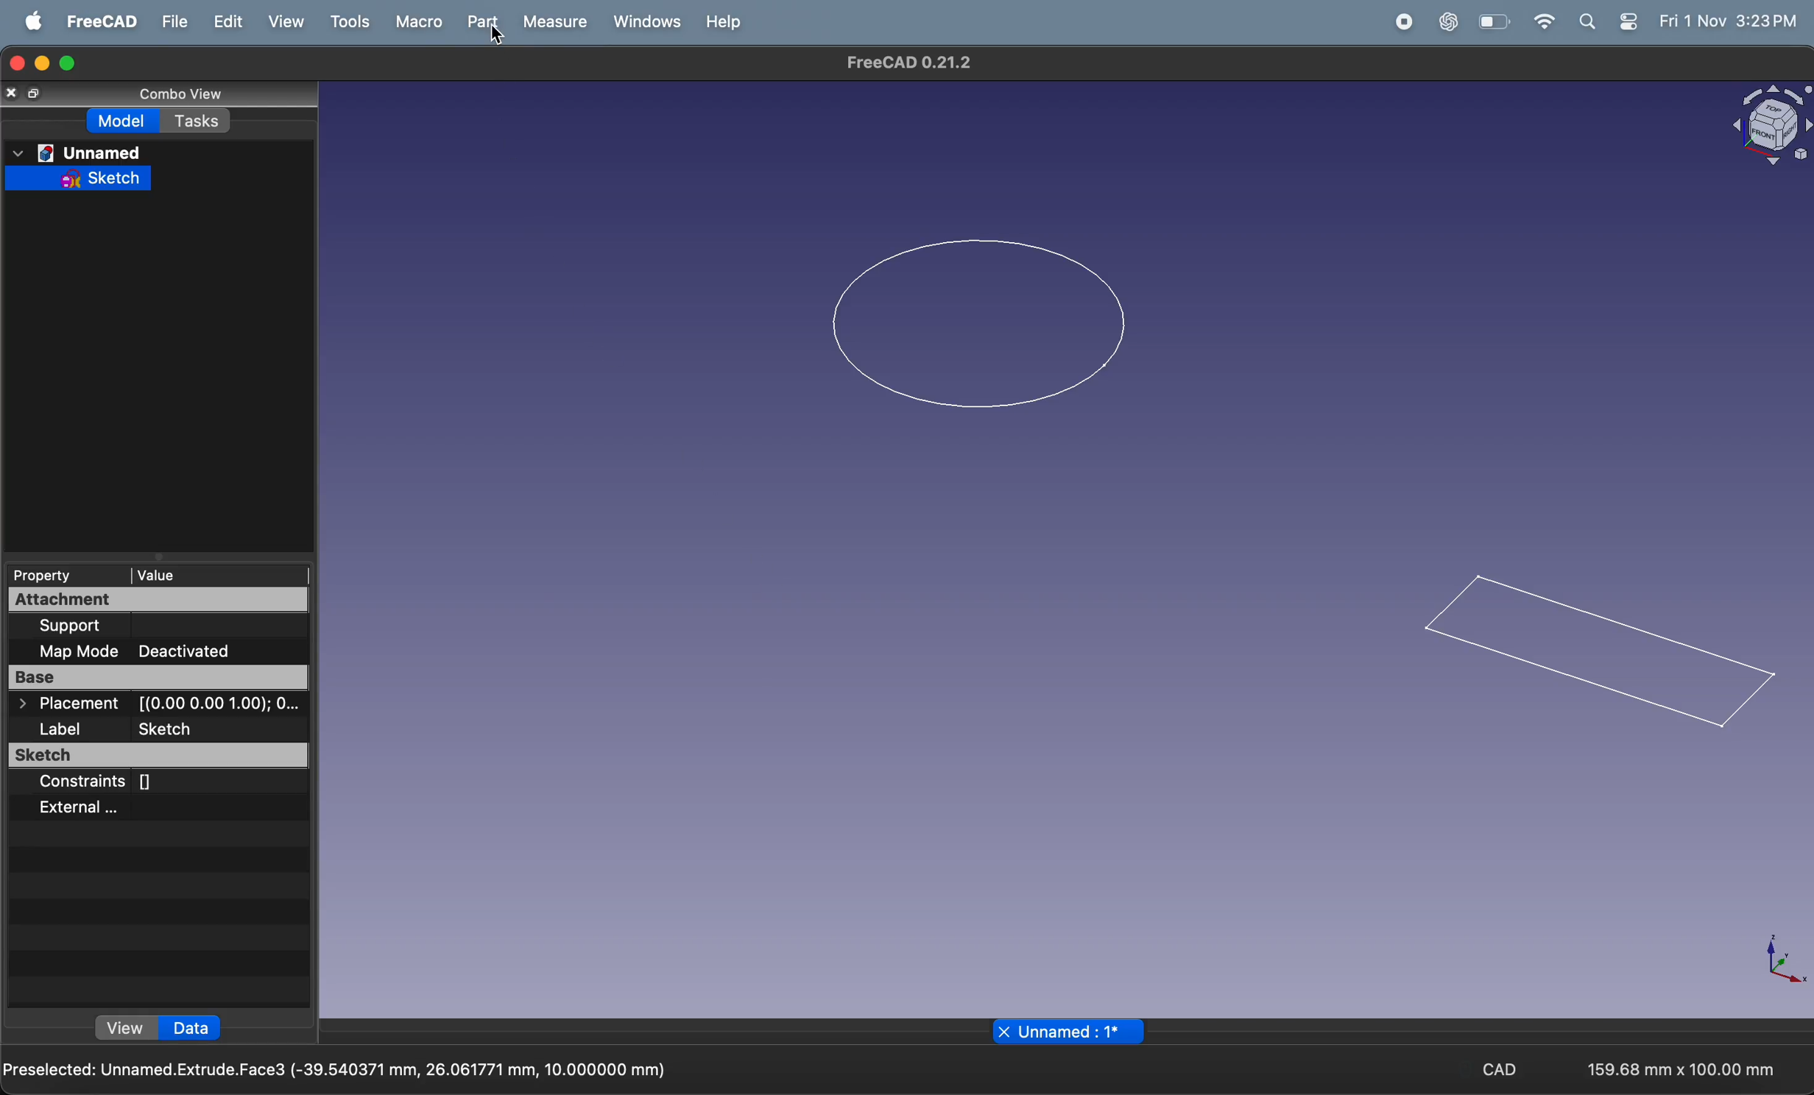 The image size is (1814, 1095). Describe the element at coordinates (338, 1071) in the screenshot. I see `Preselected: Unnamed.Extrude.Face3 (-39.540371 mm, 26.061771 mm, 10.000000 mm)` at that location.